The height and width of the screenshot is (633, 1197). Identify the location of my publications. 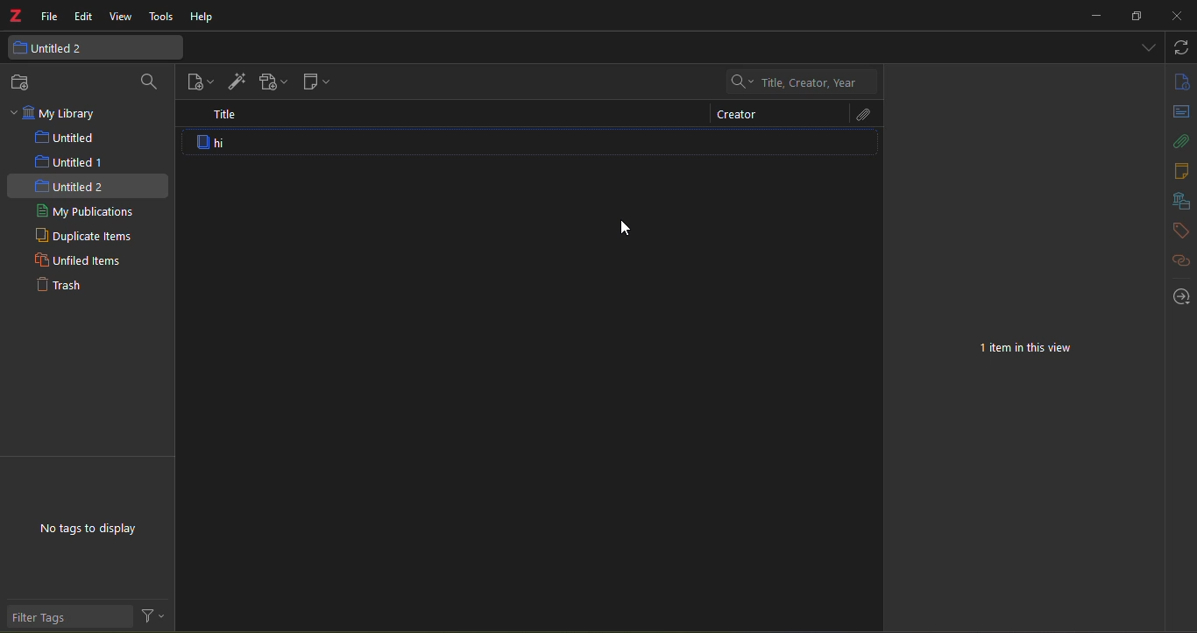
(84, 210).